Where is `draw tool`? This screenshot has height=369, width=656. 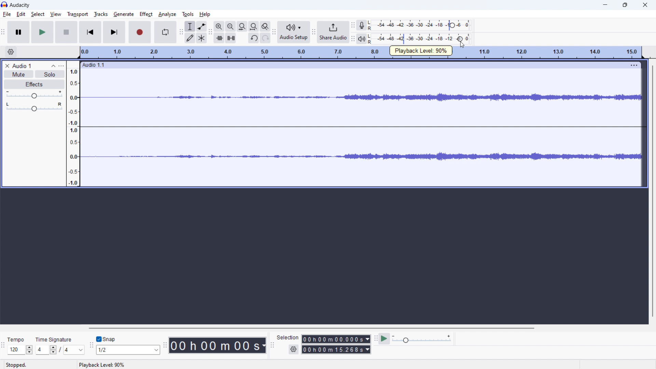
draw tool is located at coordinates (190, 38).